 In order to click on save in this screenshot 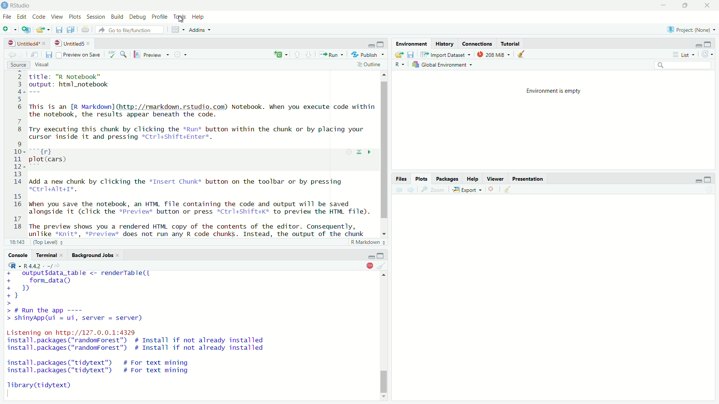, I will do `click(48, 55)`.